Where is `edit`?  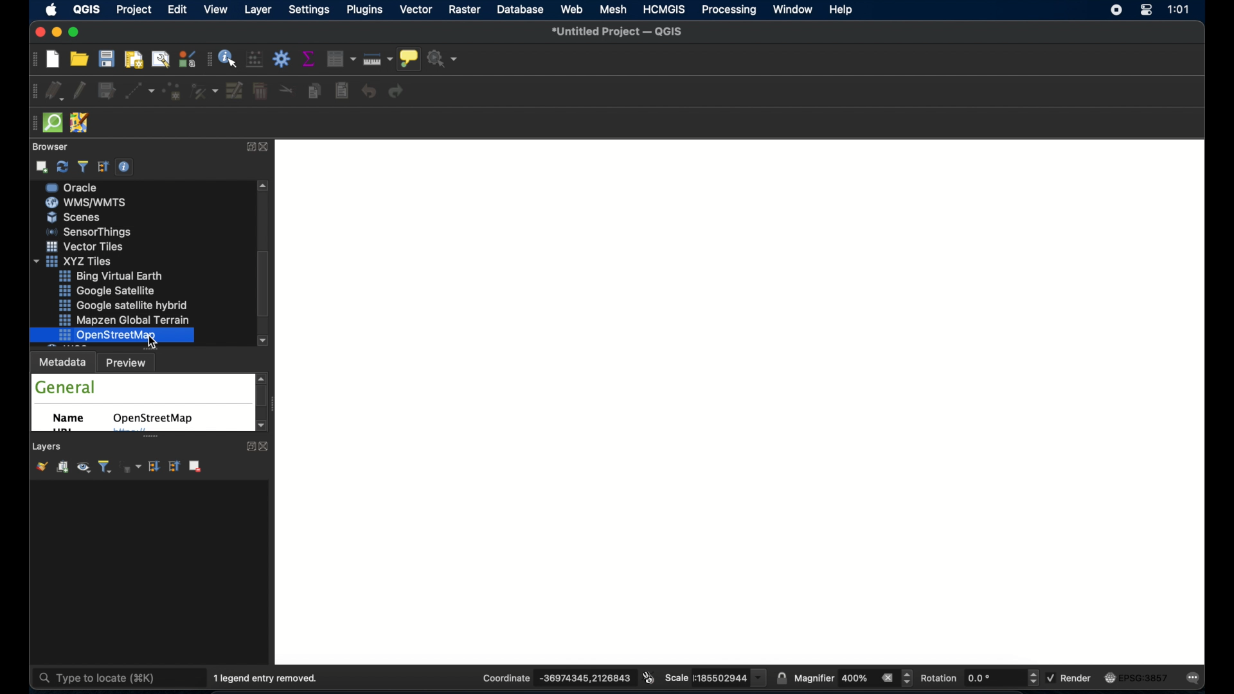 edit is located at coordinates (177, 10).